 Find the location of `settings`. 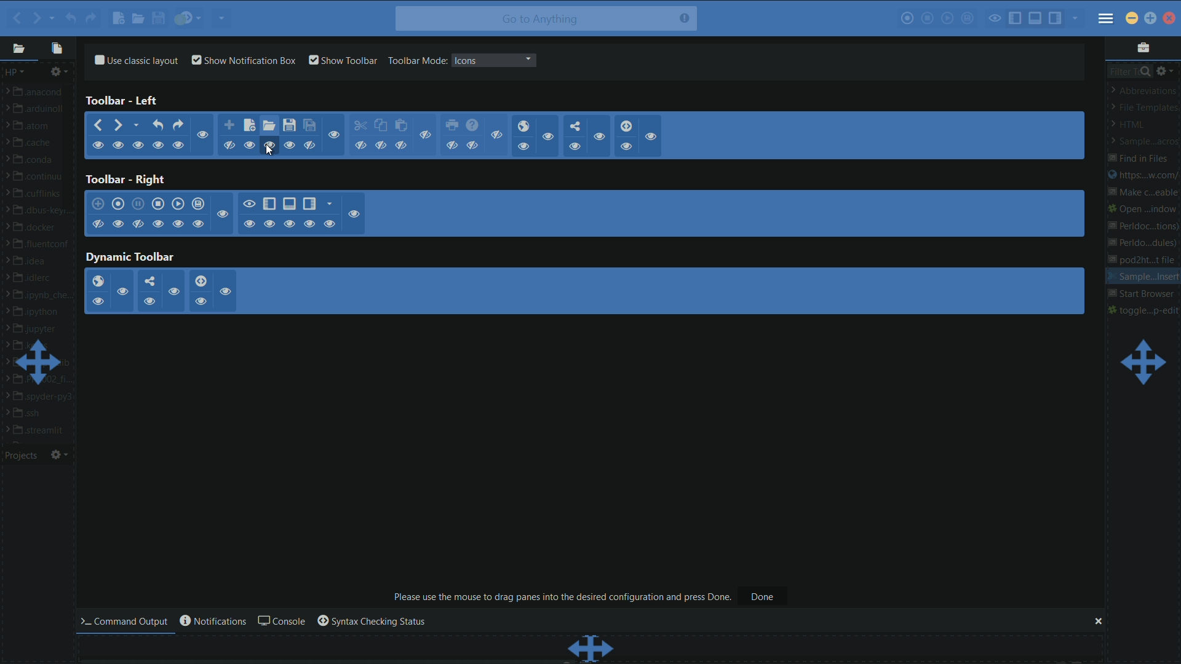

settings is located at coordinates (1166, 70).